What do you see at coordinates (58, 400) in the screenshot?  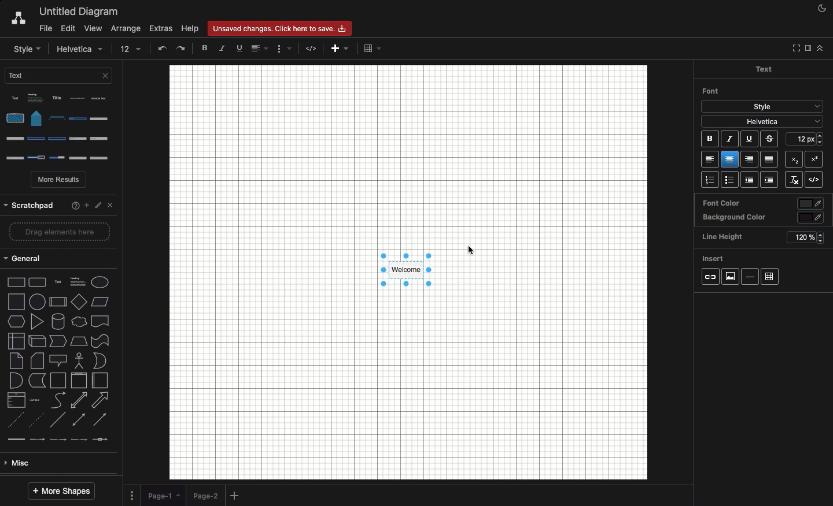 I see `Basic` at bounding box center [58, 400].